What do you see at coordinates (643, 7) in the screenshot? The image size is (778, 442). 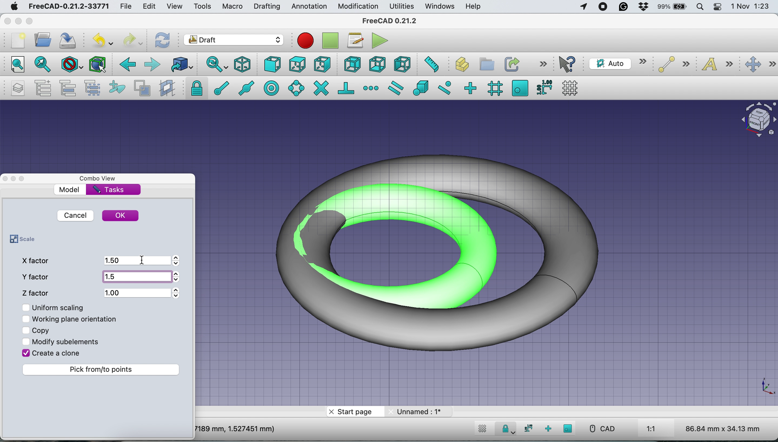 I see `dropbox` at bounding box center [643, 7].